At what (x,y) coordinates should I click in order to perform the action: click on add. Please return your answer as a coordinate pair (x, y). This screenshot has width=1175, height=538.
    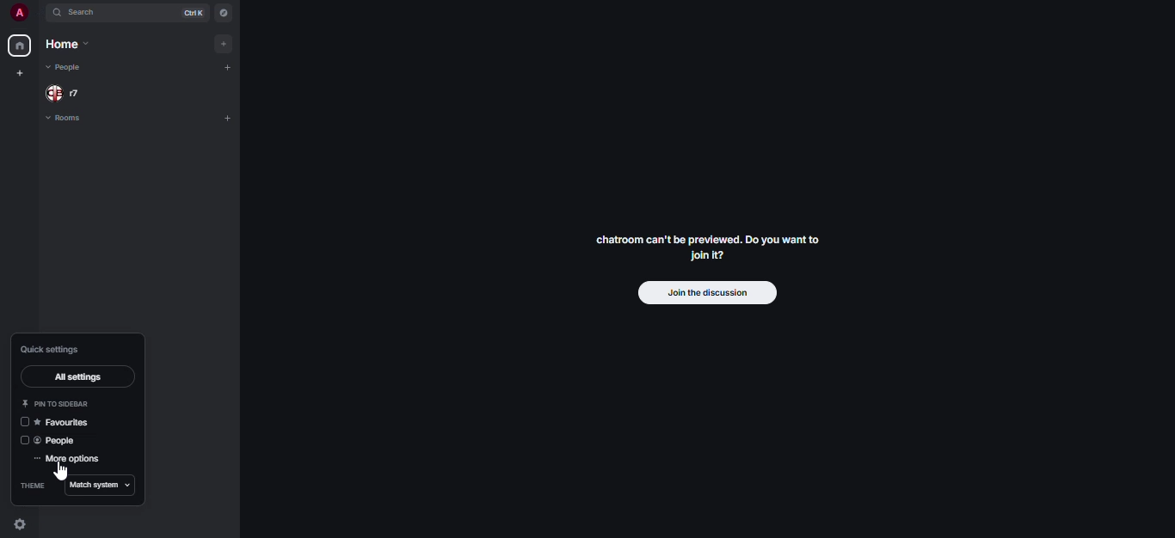
    Looking at the image, I should click on (225, 64).